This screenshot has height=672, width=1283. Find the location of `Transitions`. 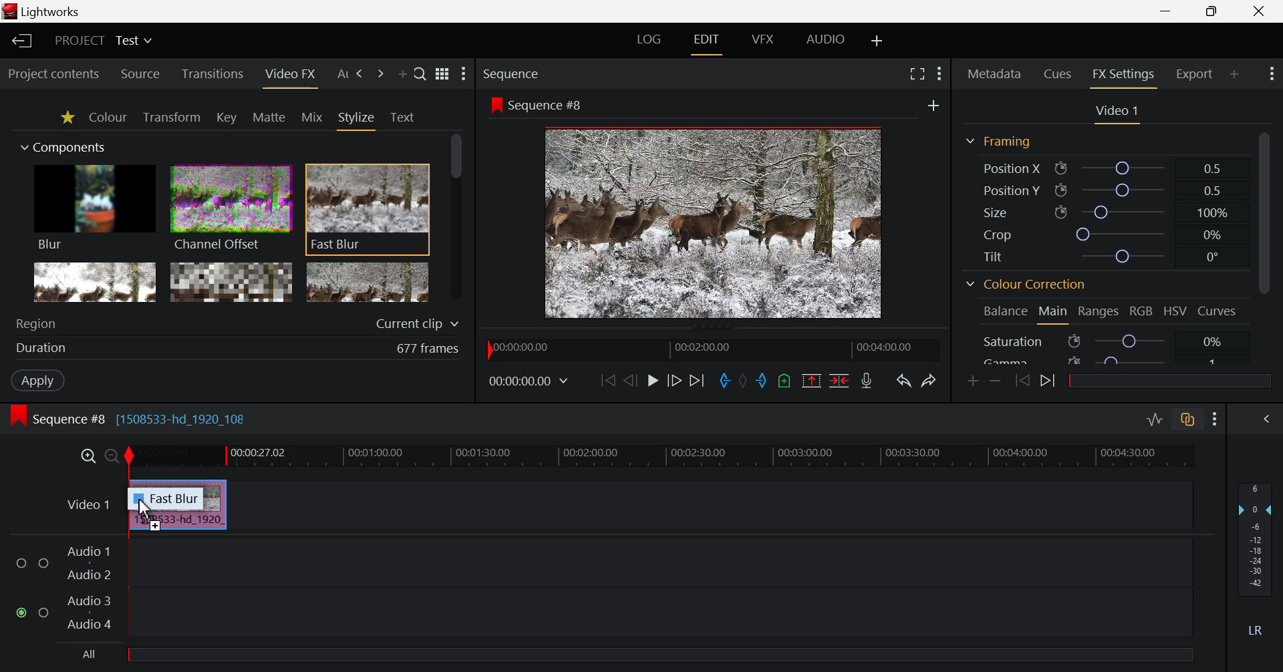

Transitions is located at coordinates (222, 75).